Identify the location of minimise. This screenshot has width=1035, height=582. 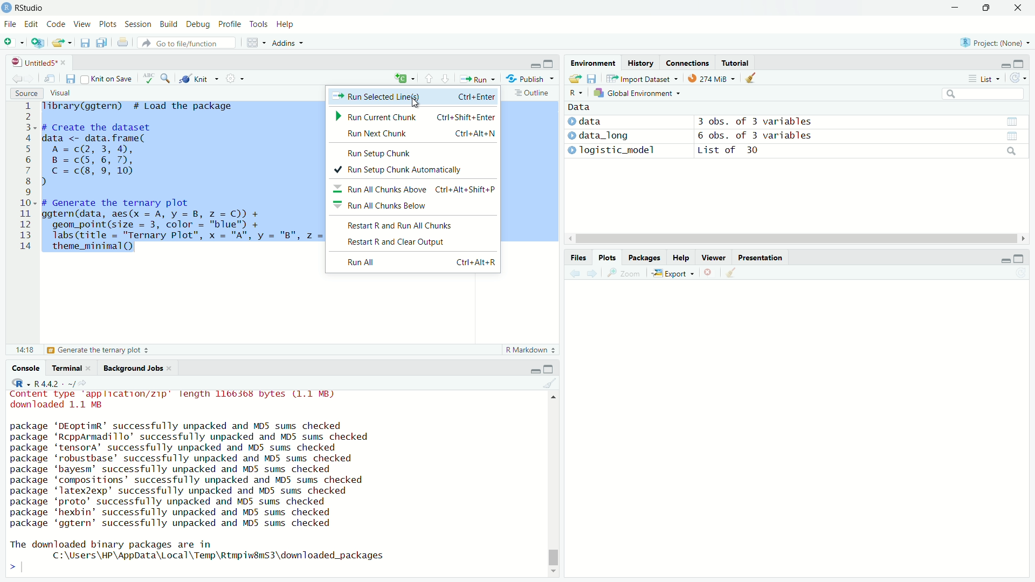
(1002, 260).